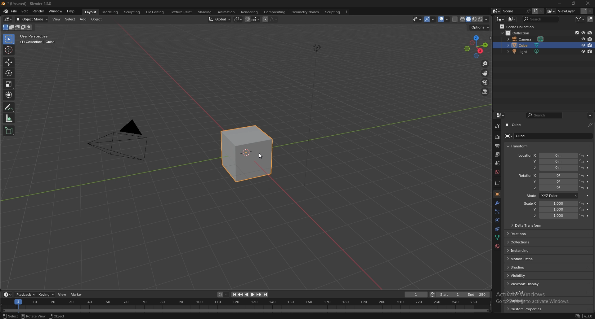  I want to click on collections, so click(531, 242).